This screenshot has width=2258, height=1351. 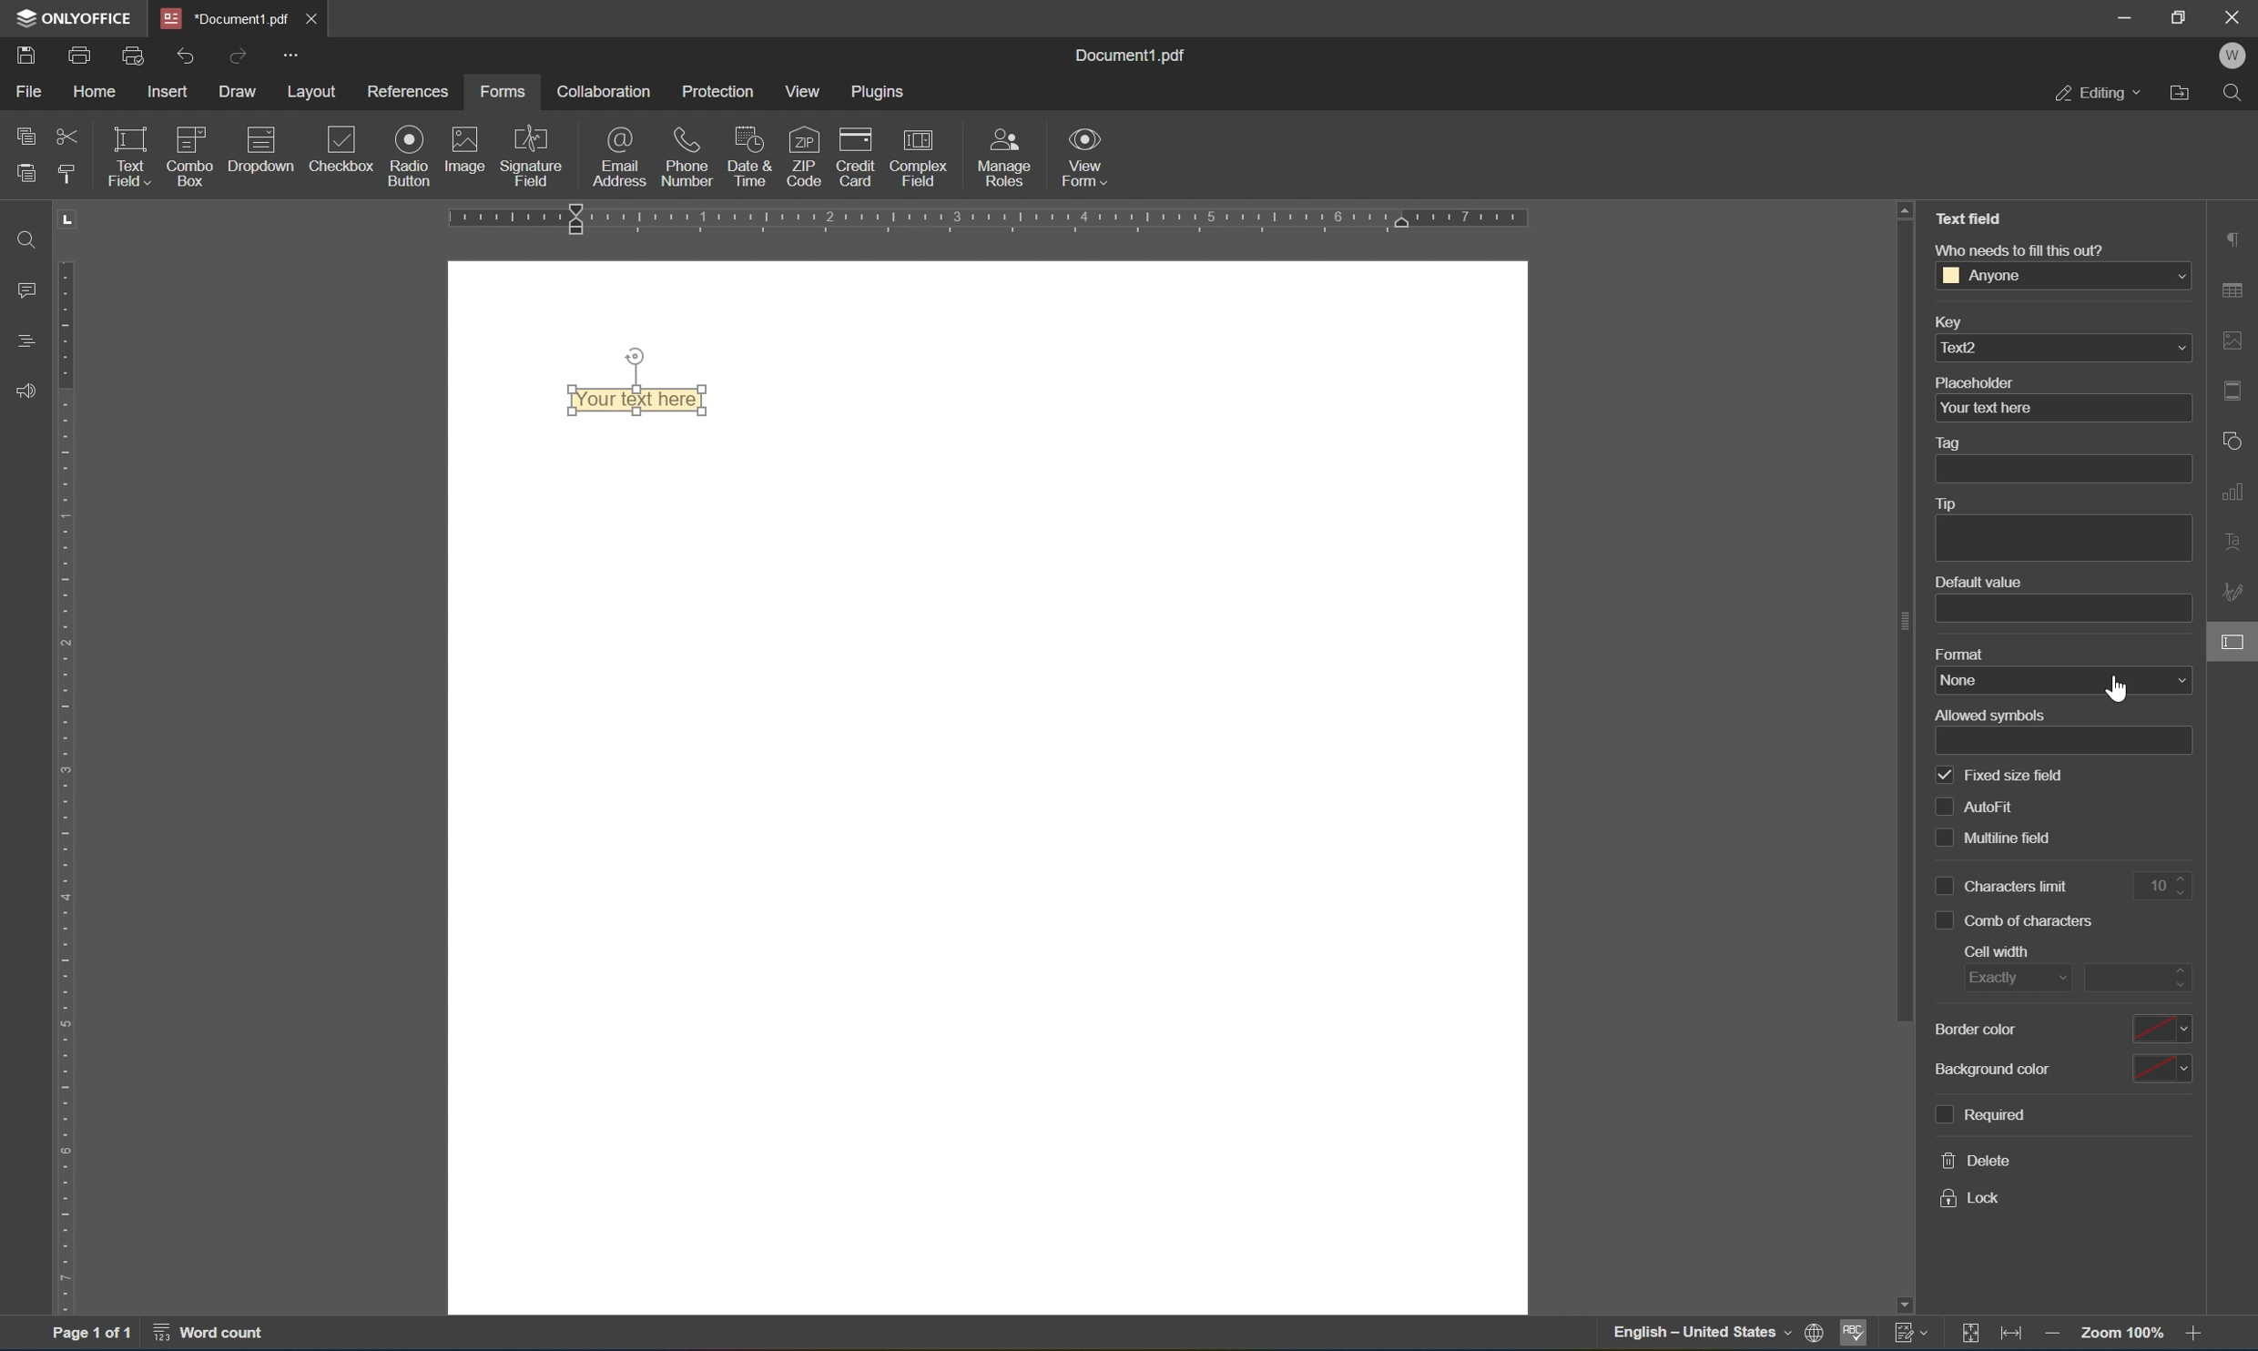 I want to click on layout, so click(x=313, y=91).